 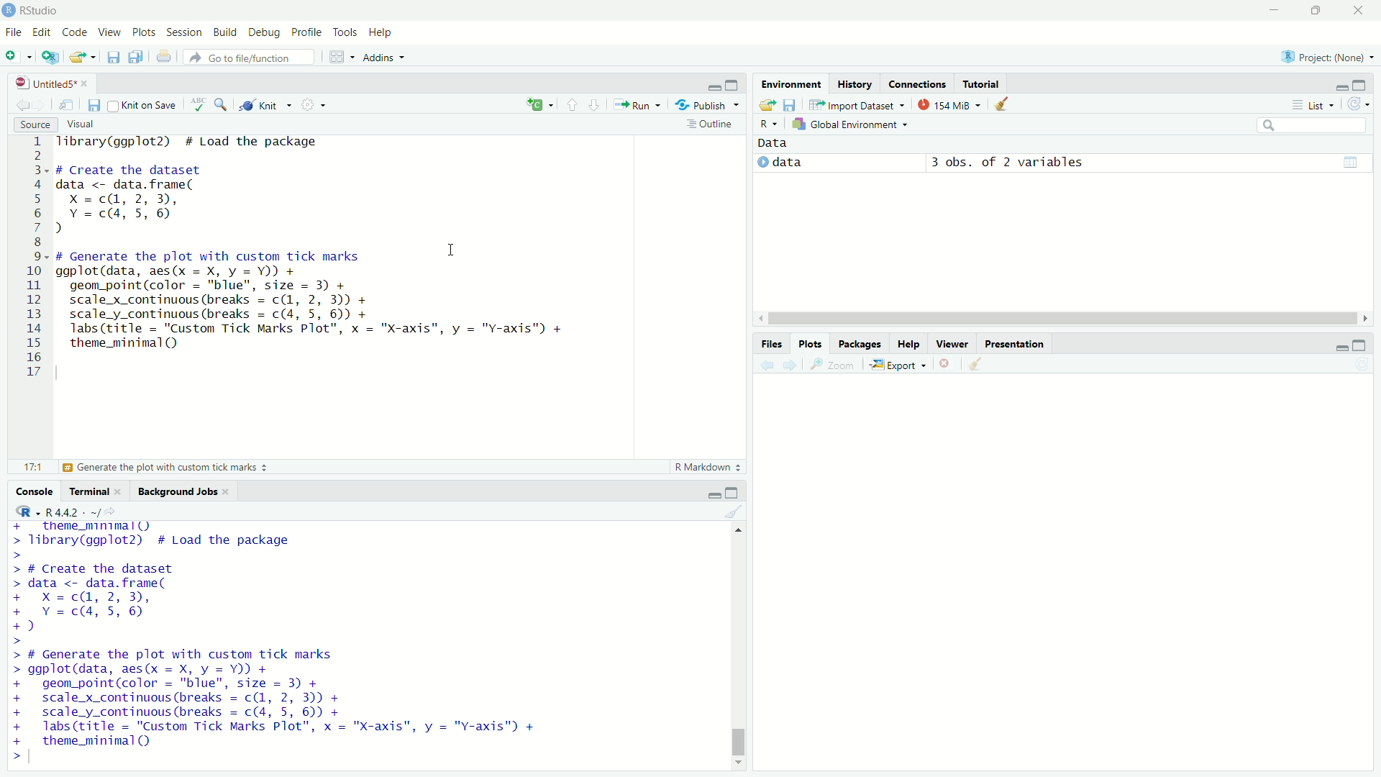 I want to click on typing cursor, so click(x=35, y=759).